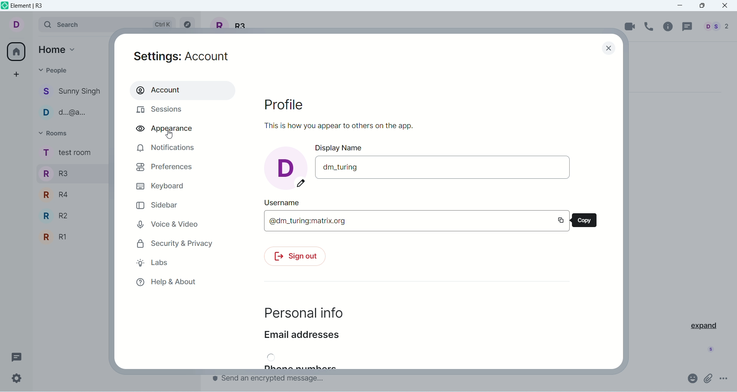  Describe the element at coordinates (607, 48) in the screenshot. I see `close` at that location.